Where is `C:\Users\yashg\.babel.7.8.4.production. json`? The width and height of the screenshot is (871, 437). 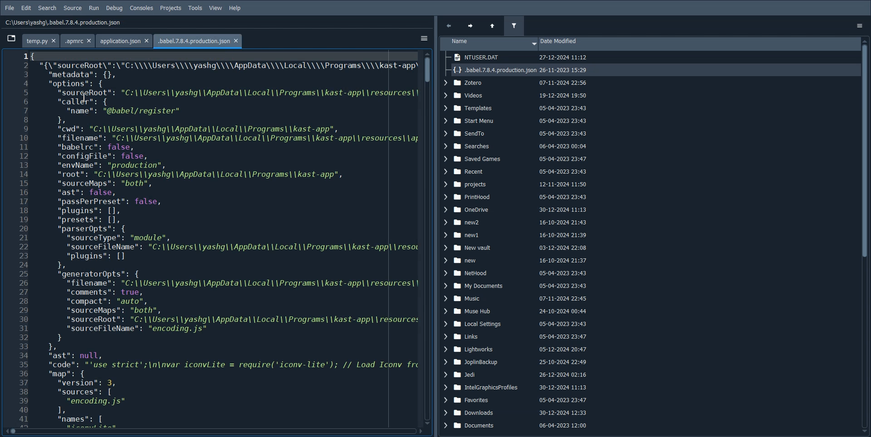
C:\Users\yashg\.babel.7.8.4.production. json is located at coordinates (62, 23).